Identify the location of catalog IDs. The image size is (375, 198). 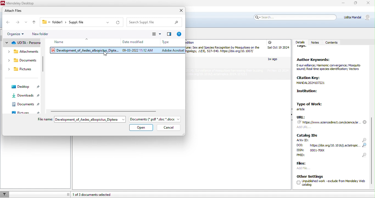
(308, 135).